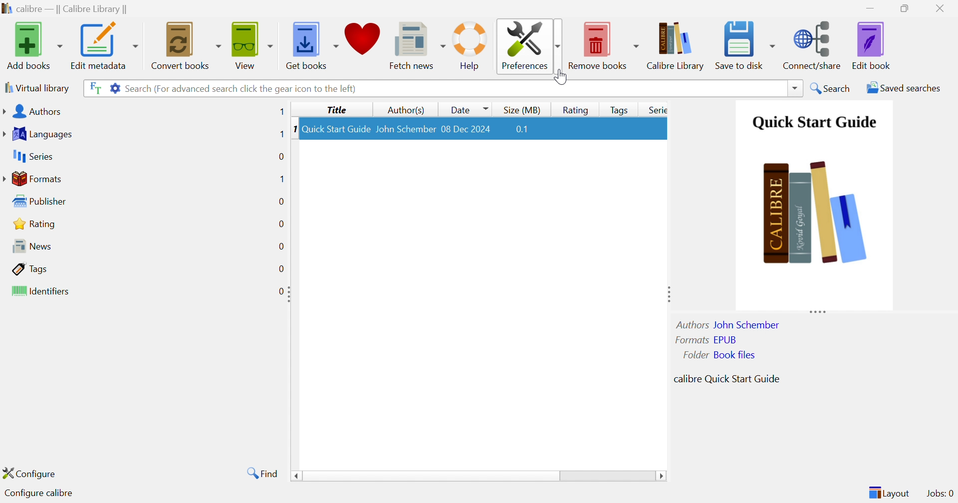 The height and width of the screenshot is (503, 958). Describe the element at coordinates (36, 494) in the screenshot. I see `Configure calibre` at that location.